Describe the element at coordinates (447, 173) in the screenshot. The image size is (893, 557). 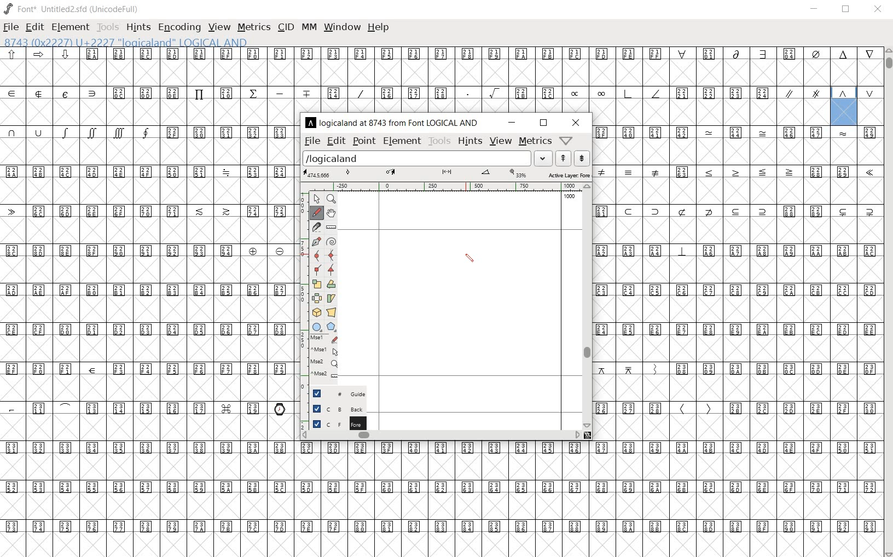
I see `active layer: fore` at that location.